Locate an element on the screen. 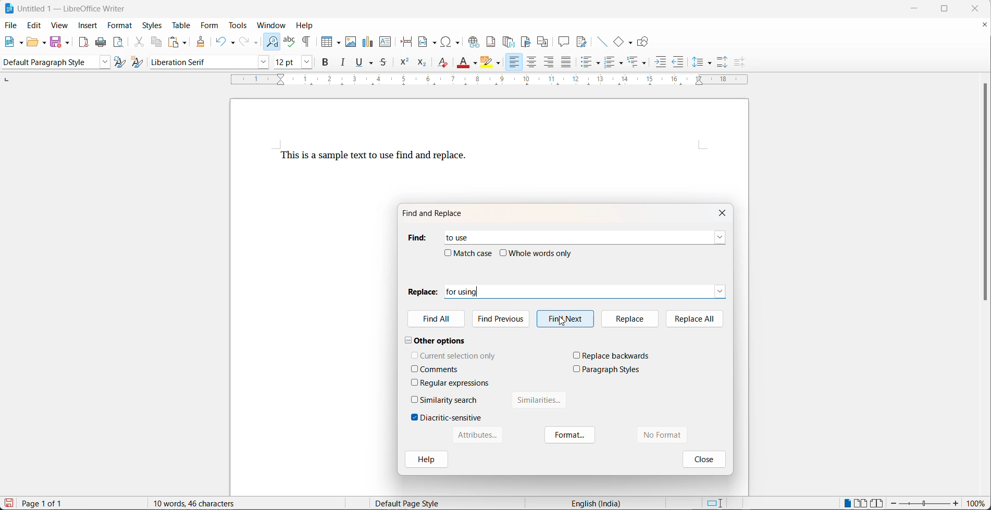  toggle ordered list is located at coordinates (611, 63).